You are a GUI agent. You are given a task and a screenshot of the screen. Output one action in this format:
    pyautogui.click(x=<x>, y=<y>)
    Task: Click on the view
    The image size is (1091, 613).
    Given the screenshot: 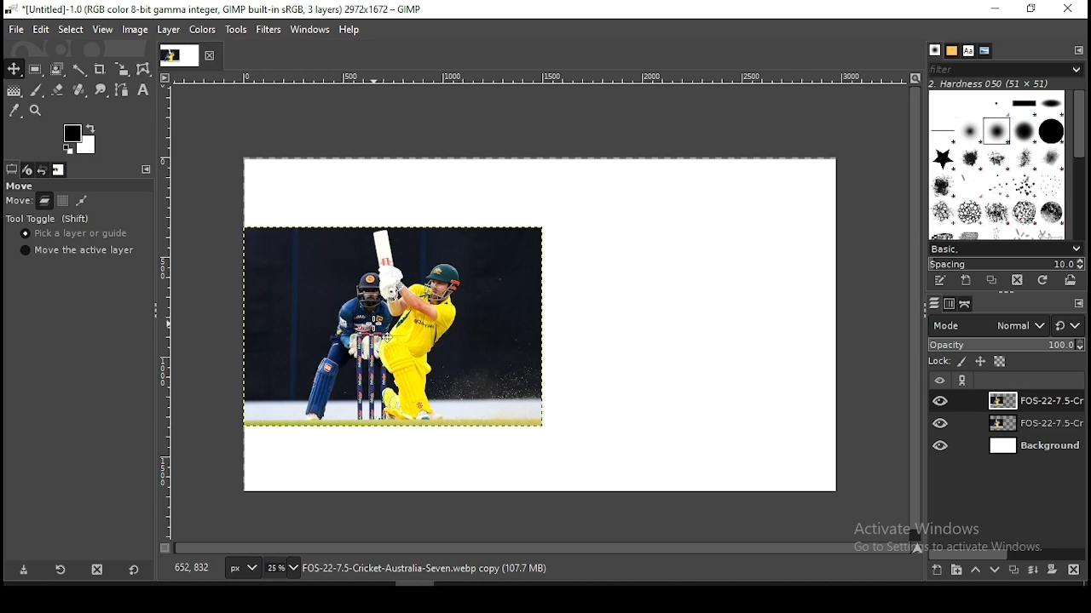 What is the action you would take?
    pyautogui.click(x=101, y=29)
    